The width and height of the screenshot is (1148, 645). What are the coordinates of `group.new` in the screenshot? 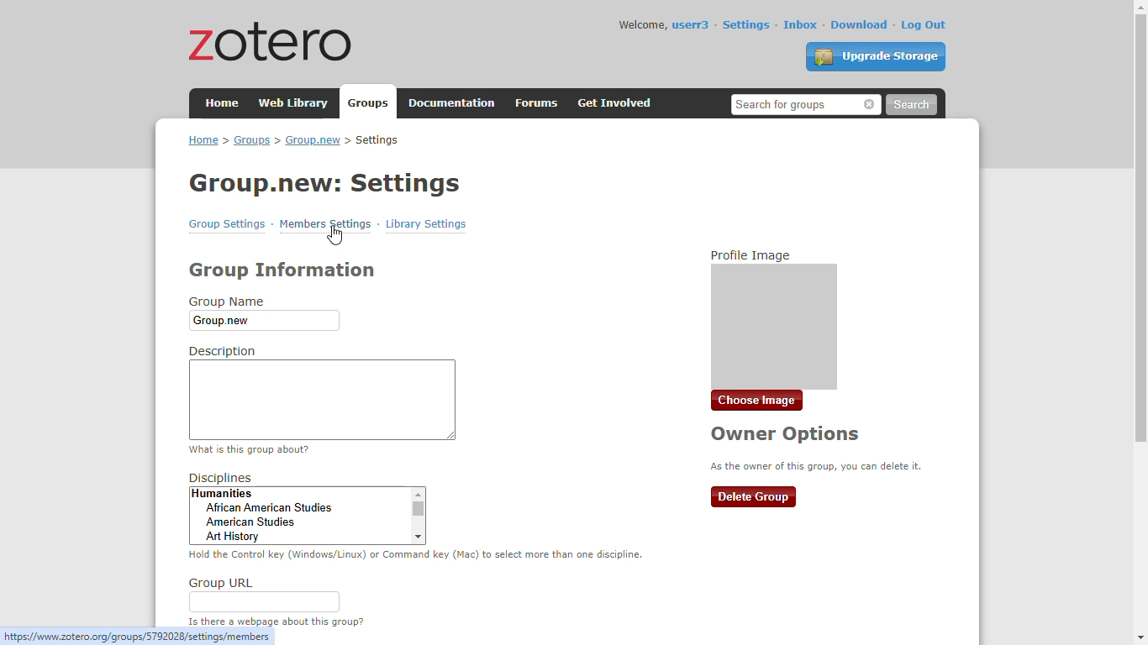 It's located at (263, 321).